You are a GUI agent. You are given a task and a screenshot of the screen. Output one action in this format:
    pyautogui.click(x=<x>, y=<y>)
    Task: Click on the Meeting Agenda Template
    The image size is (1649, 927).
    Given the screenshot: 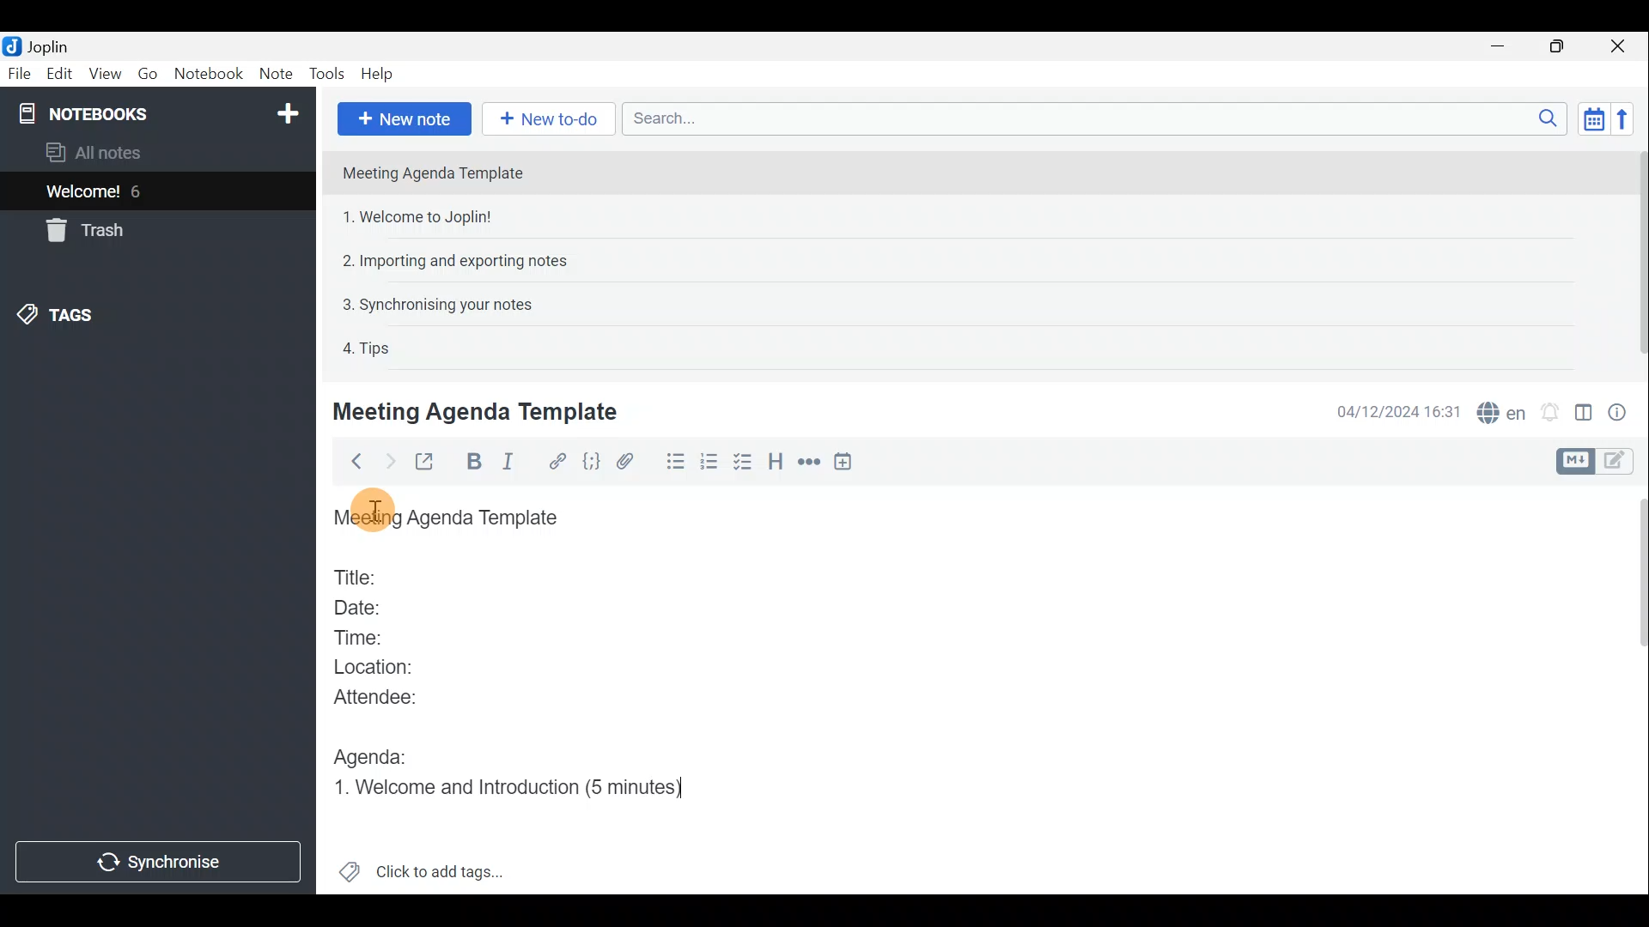 What is the action you would take?
    pyautogui.click(x=478, y=411)
    